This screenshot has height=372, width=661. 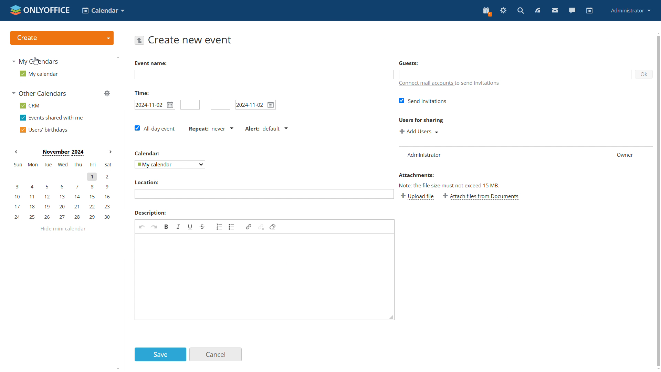 I want to click on upload file, so click(x=418, y=197).